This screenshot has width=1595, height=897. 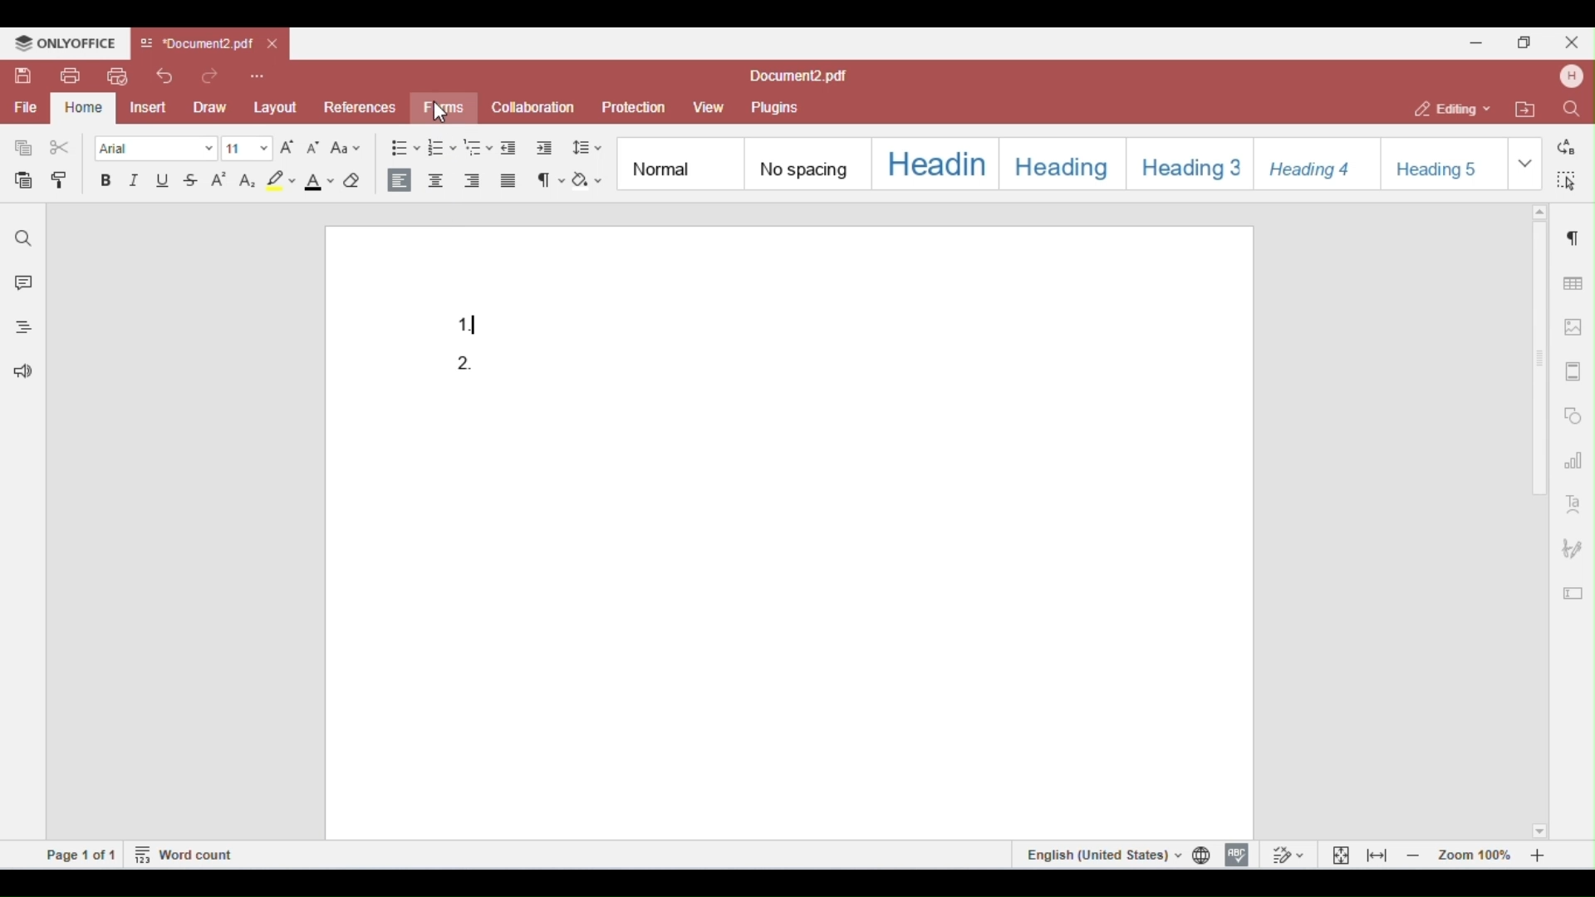 What do you see at coordinates (24, 238) in the screenshot?
I see `find` at bounding box center [24, 238].